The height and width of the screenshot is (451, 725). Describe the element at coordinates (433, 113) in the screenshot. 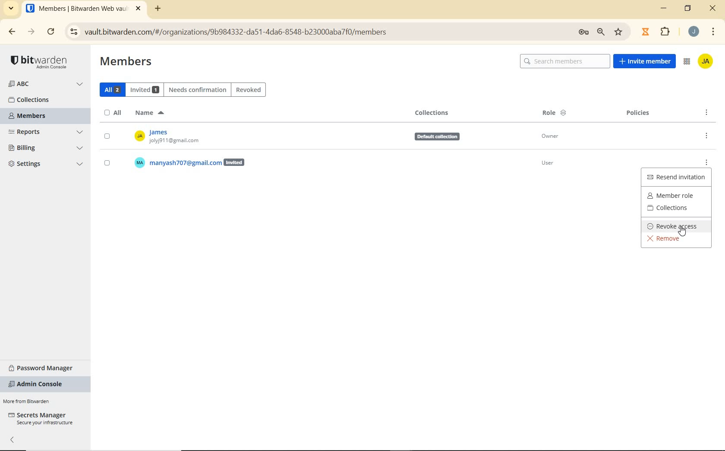

I see `COLLECTIONS` at that location.